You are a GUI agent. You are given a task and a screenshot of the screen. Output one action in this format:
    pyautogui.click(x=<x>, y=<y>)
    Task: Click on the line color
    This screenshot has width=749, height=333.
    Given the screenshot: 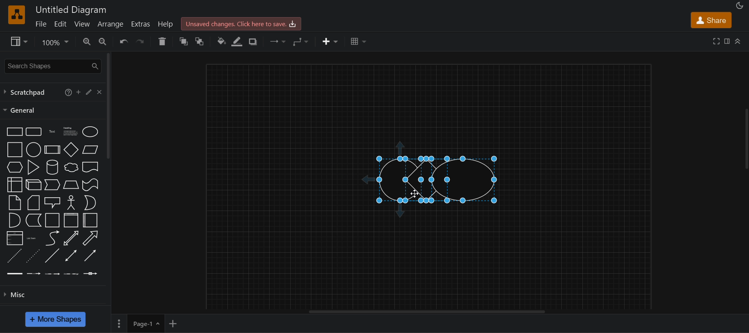 What is the action you would take?
    pyautogui.click(x=237, y=42)
    